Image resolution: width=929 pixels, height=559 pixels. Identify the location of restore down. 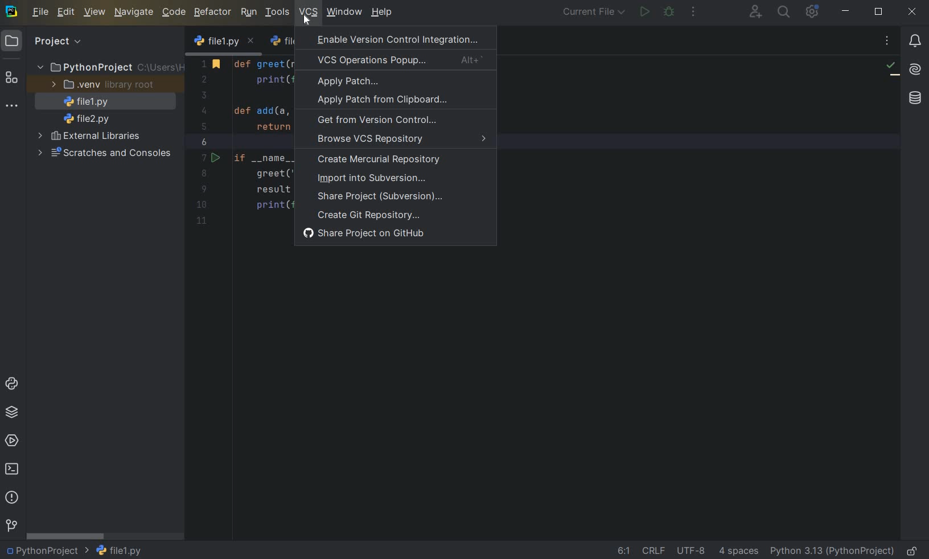
(879, 12).